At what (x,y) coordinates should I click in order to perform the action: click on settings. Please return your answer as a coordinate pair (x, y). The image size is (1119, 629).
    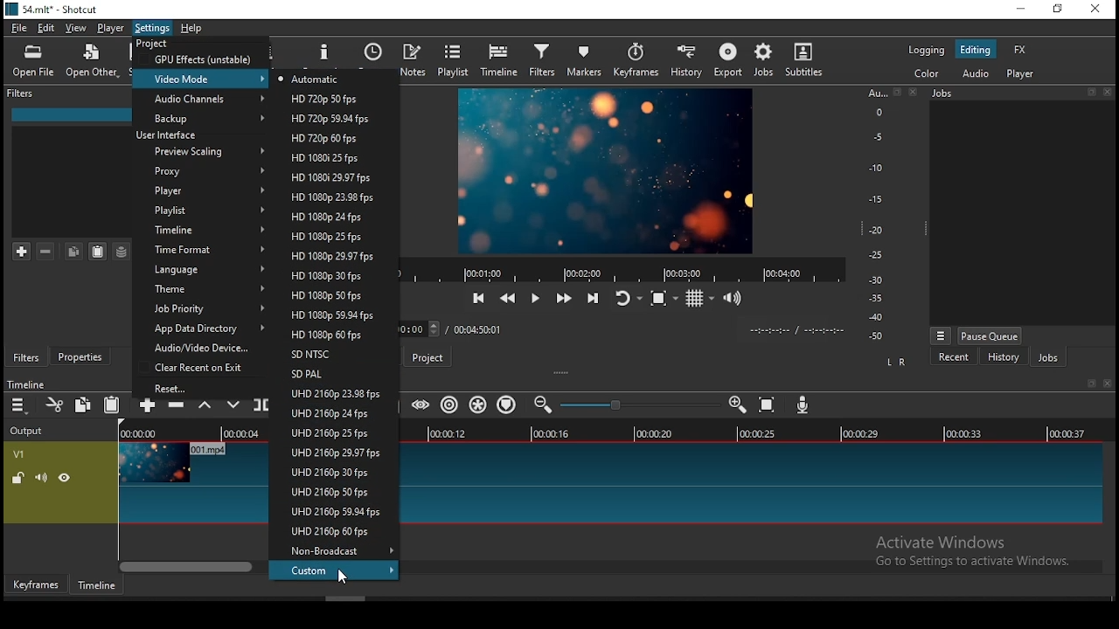
    Looking at the image, I should click on (153, 28).